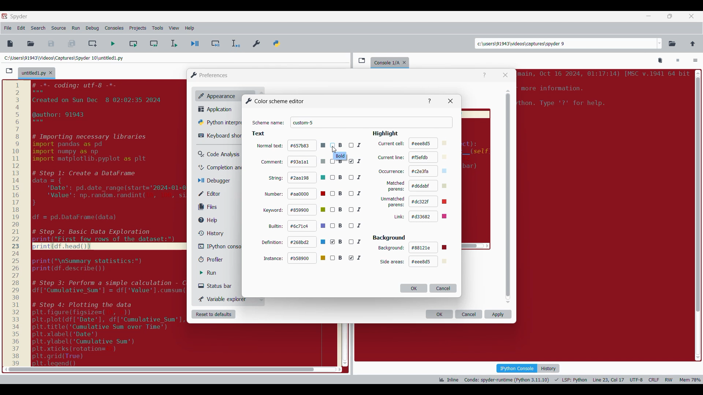 The image size is (703, 395). I want to click on Software name, so click(19, 16).